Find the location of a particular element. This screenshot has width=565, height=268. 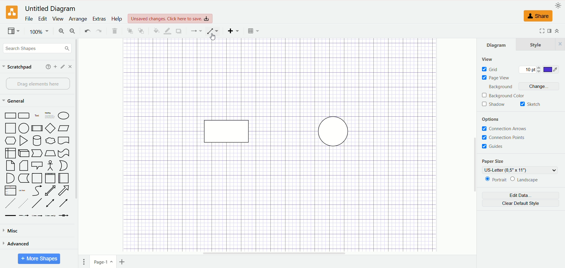

Table is located at coordinates (253, 31).